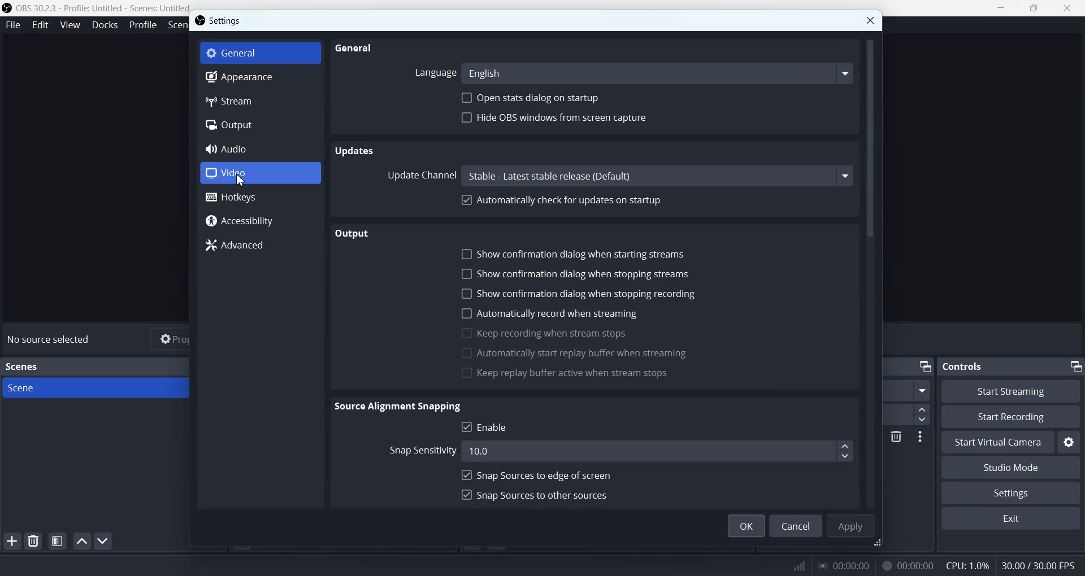  I want to click on Start Virtual Camera, so click(997, 442).